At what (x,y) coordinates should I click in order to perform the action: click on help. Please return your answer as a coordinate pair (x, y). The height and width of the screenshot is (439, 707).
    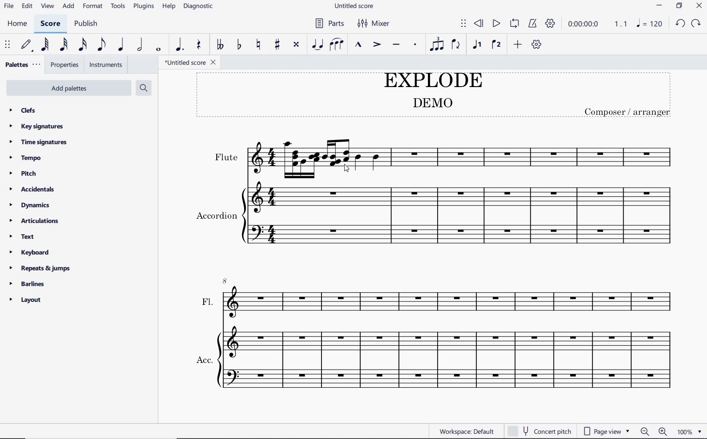
    Looking at the image, I should click on (169, 6).